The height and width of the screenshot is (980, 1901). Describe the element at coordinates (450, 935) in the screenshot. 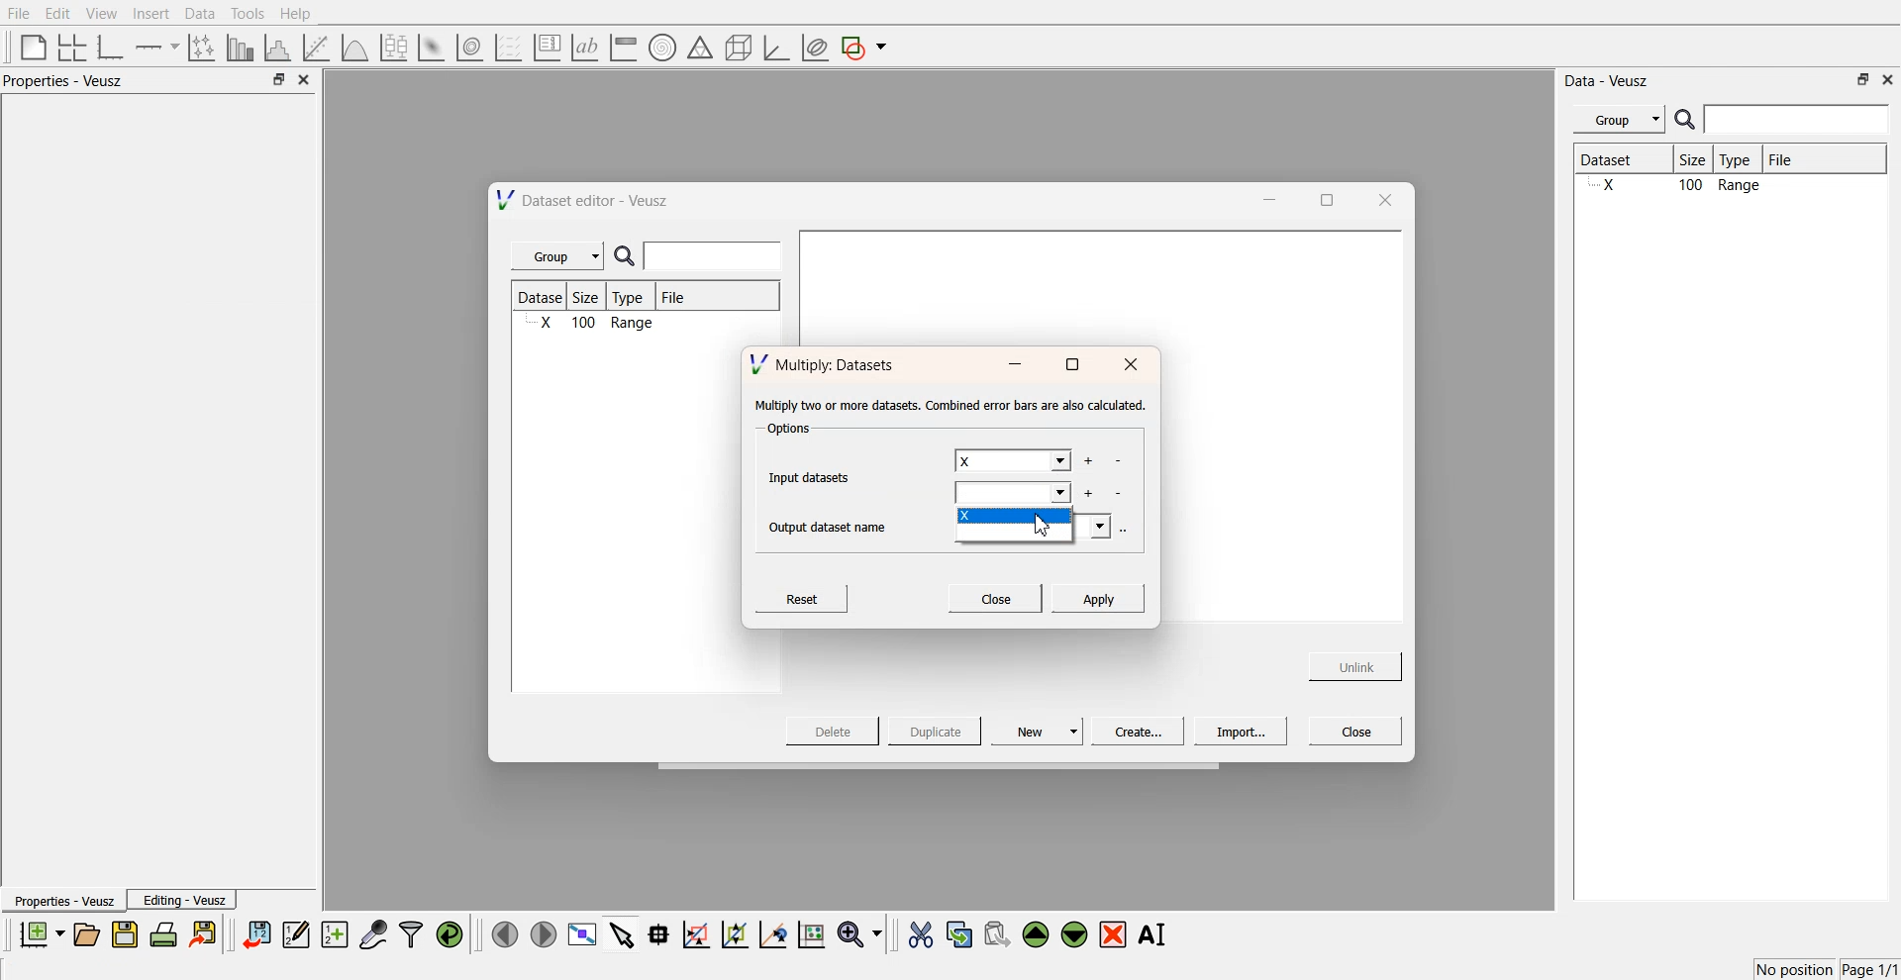

I see `reload the data points` at that location.